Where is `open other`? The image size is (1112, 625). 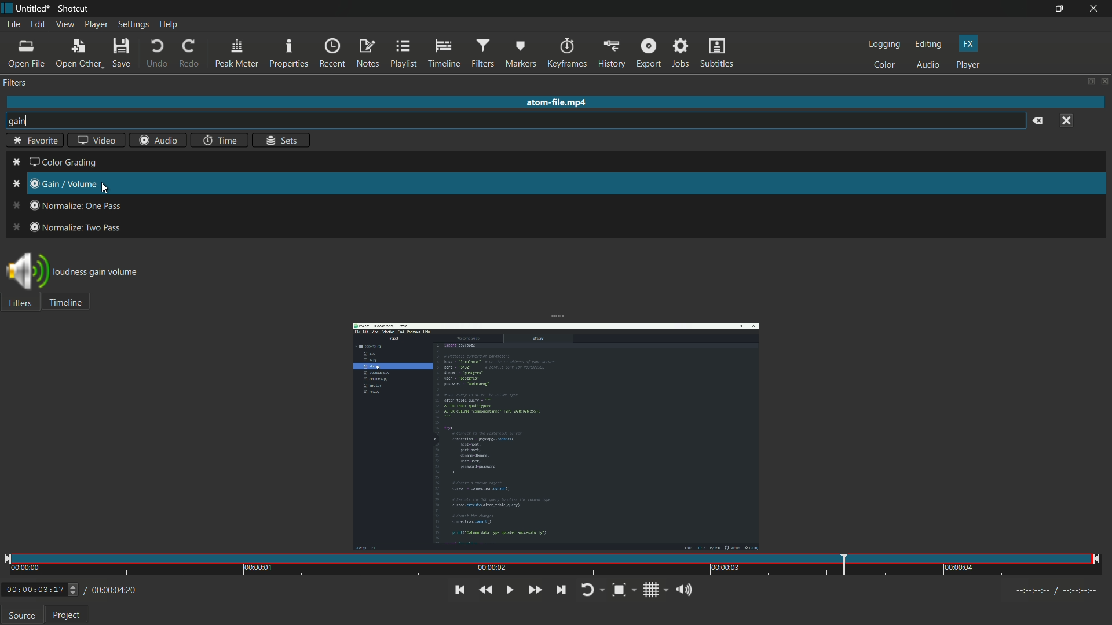
open other is located at coordinates (78, 54).